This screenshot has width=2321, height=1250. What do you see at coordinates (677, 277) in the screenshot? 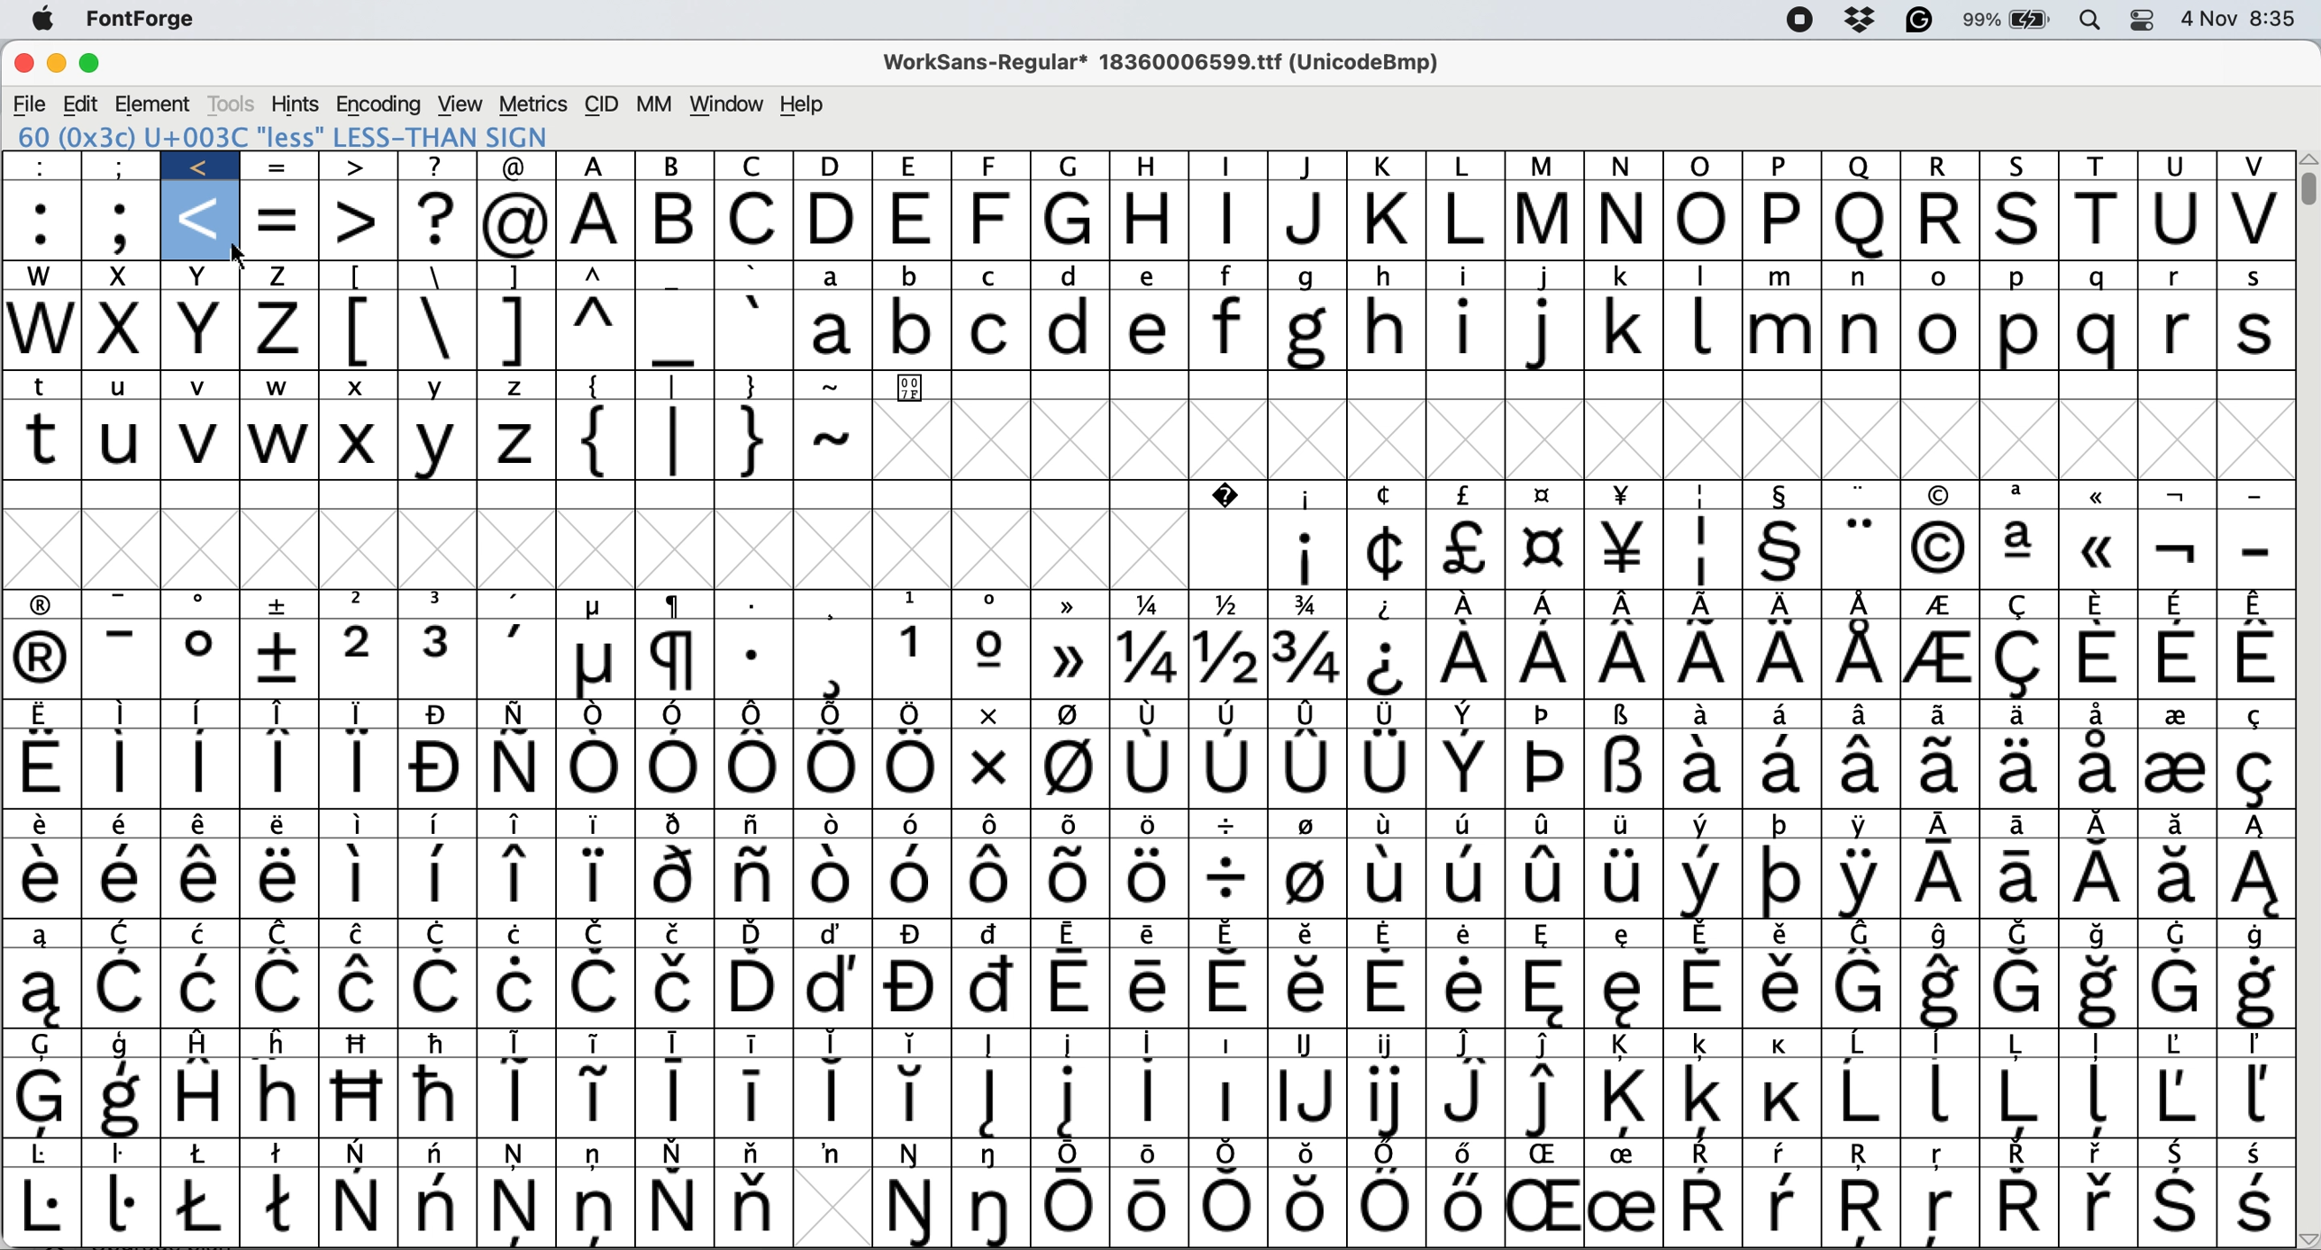
I see `_` at bounding box center [677, 277].